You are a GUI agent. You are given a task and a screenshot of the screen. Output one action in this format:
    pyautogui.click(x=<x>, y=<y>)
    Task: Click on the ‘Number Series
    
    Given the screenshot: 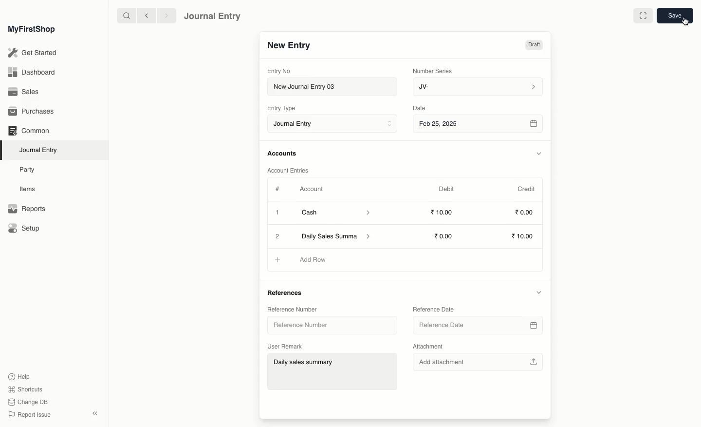 What is the action you would take?
    pyautogui.click(x=433, y=70)
    